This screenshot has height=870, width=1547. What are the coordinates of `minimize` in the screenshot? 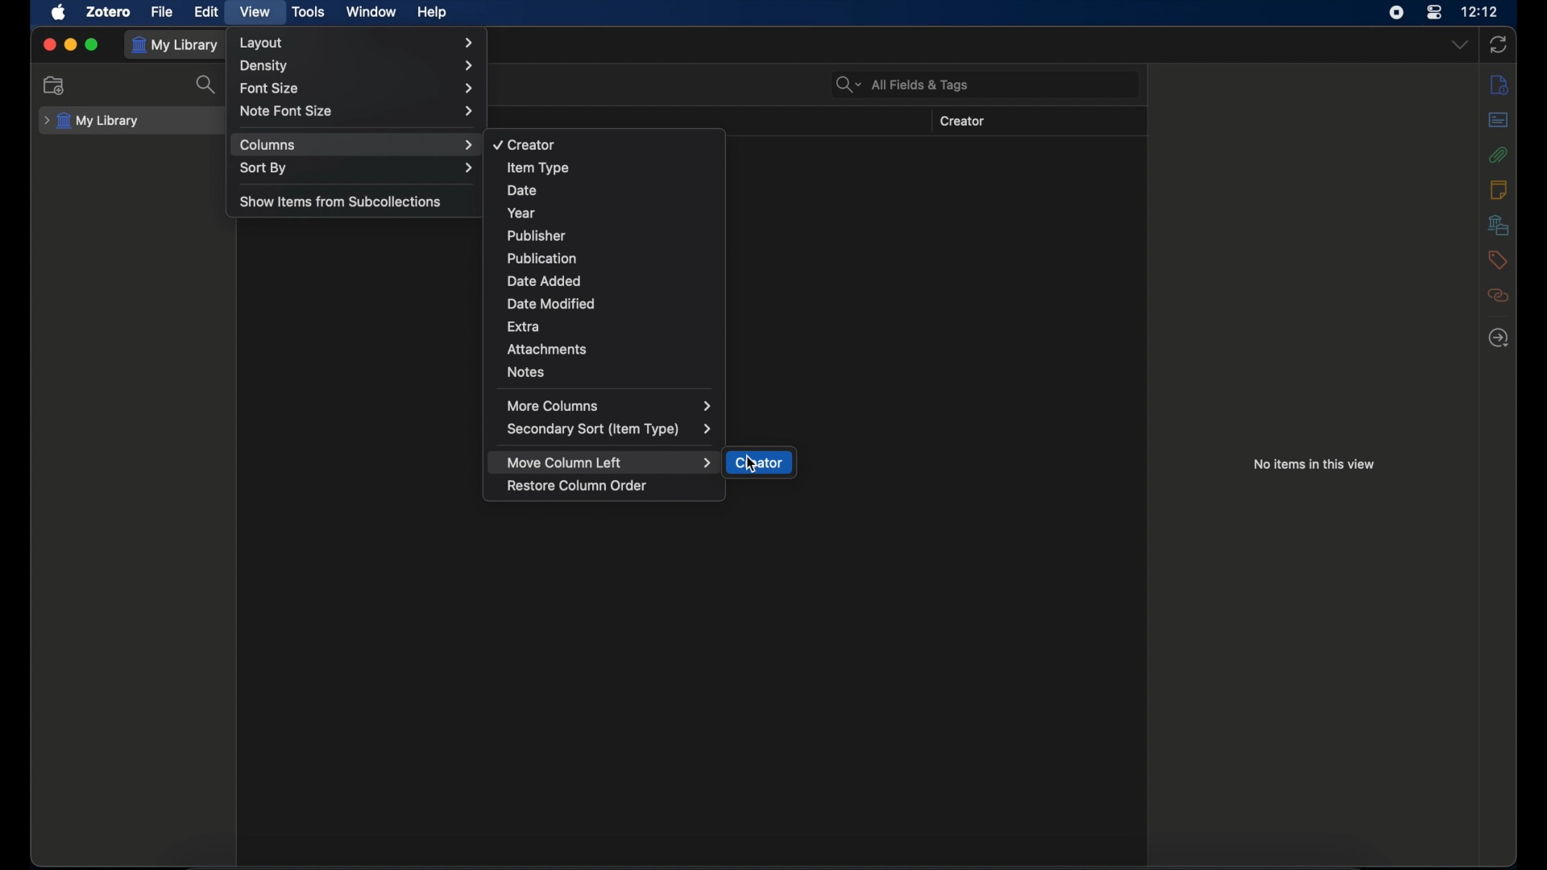 It's located at (71, 45).